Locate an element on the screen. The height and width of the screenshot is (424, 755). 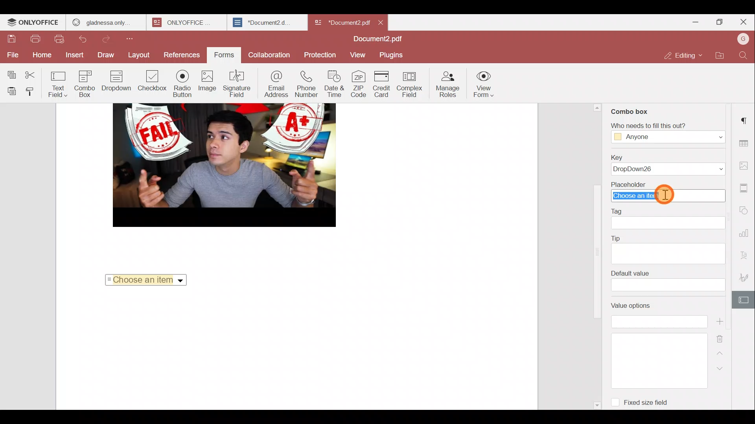
Close is located at coordinates (382, 21).